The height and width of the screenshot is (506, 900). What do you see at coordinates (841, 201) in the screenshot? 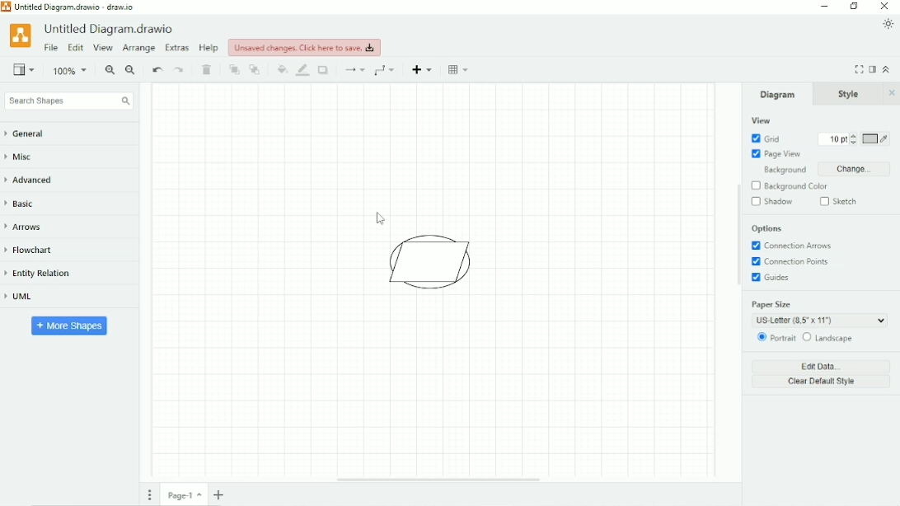
I see `Sketch` at bounding box center [841, 201].